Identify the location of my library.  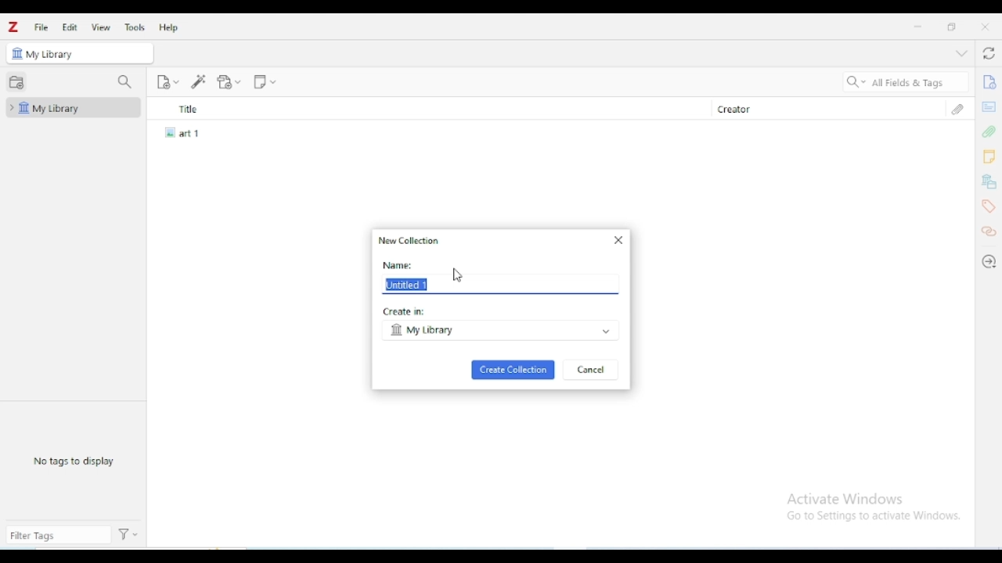
(88, 52).